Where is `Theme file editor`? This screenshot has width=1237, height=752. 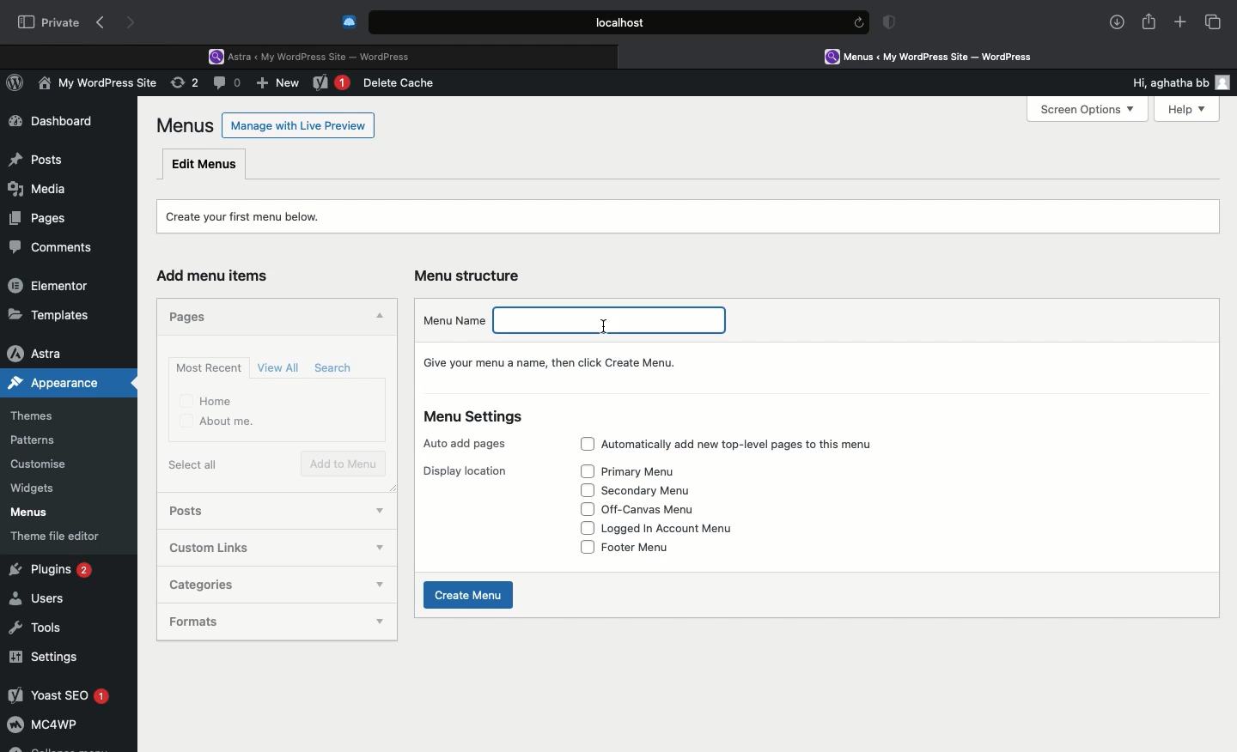
Theme file editor is located at coordinates (62, 536).